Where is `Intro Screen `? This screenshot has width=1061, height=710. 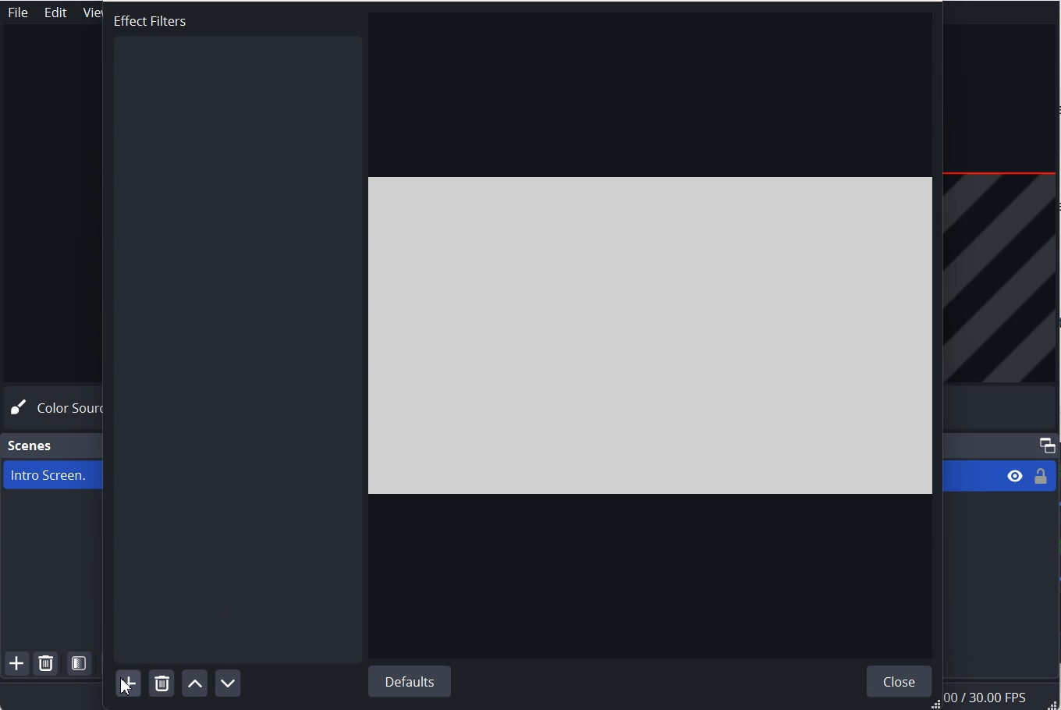
Intro Screen  is located at coordinates (49, 474).